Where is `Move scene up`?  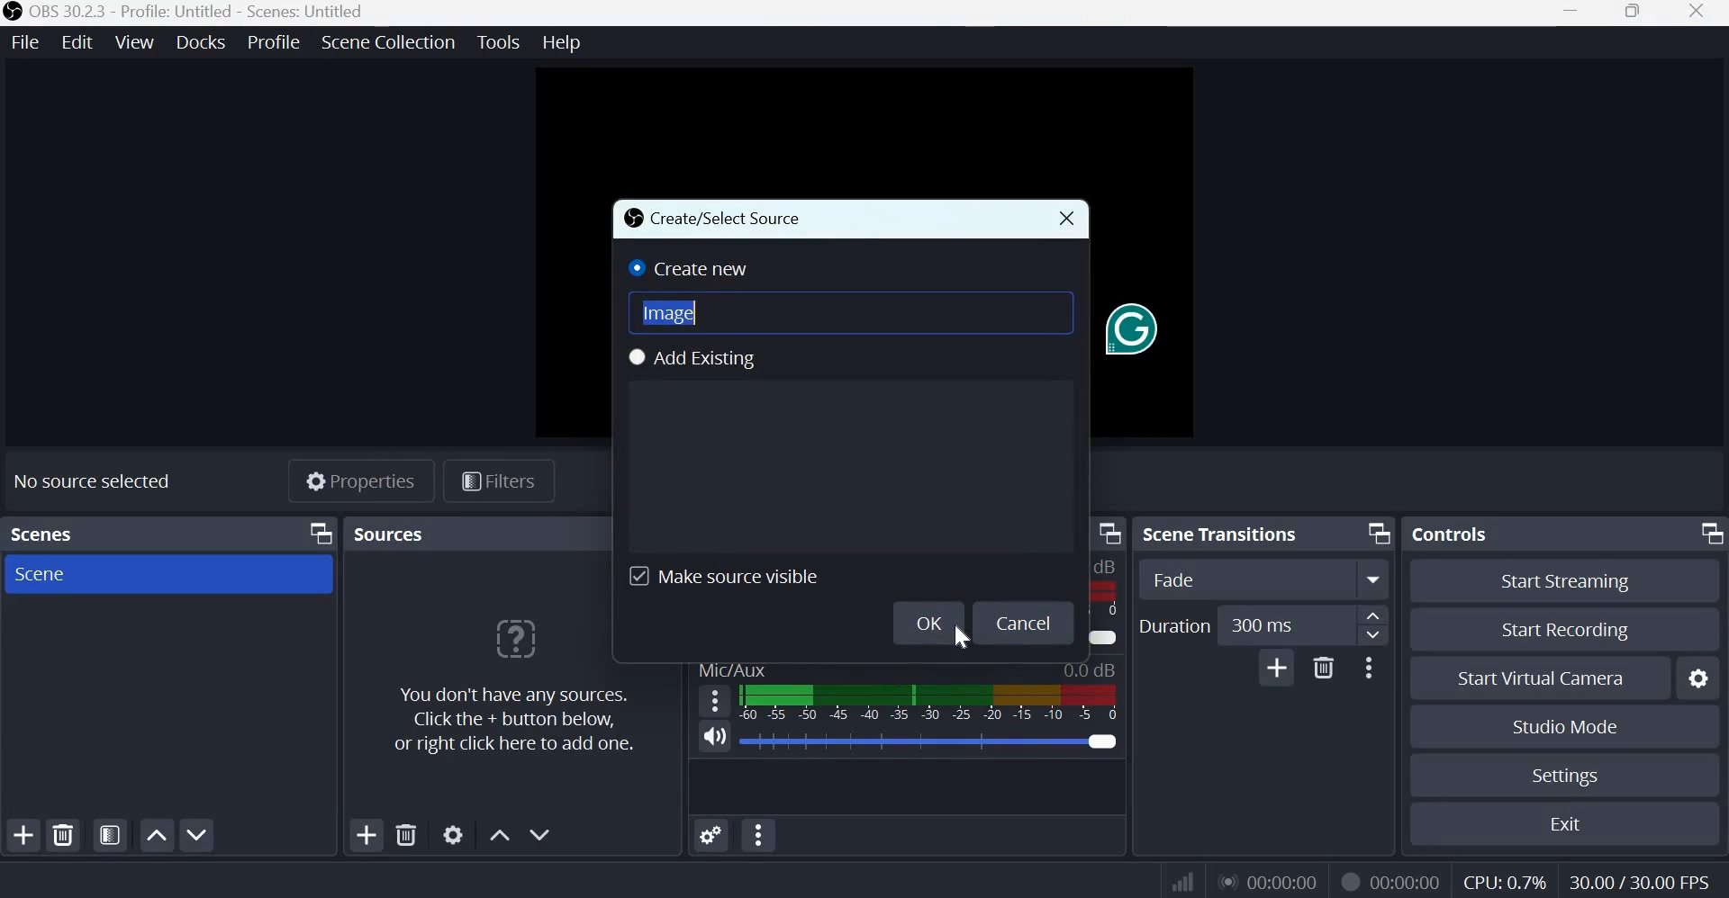 Move scene up is located at coordinates (158, 835).